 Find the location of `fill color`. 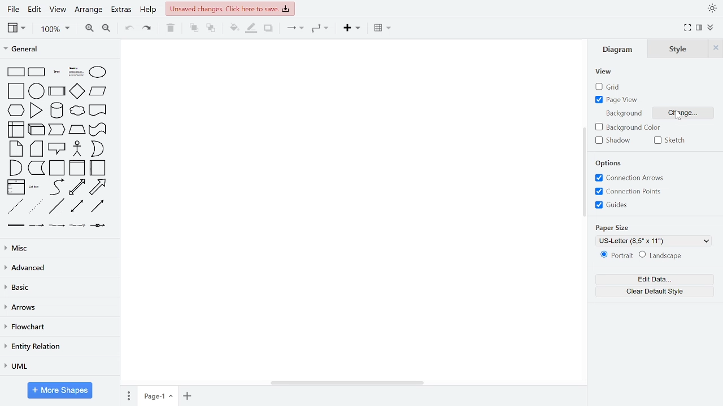

fill color is located at coordinates (233, 28).